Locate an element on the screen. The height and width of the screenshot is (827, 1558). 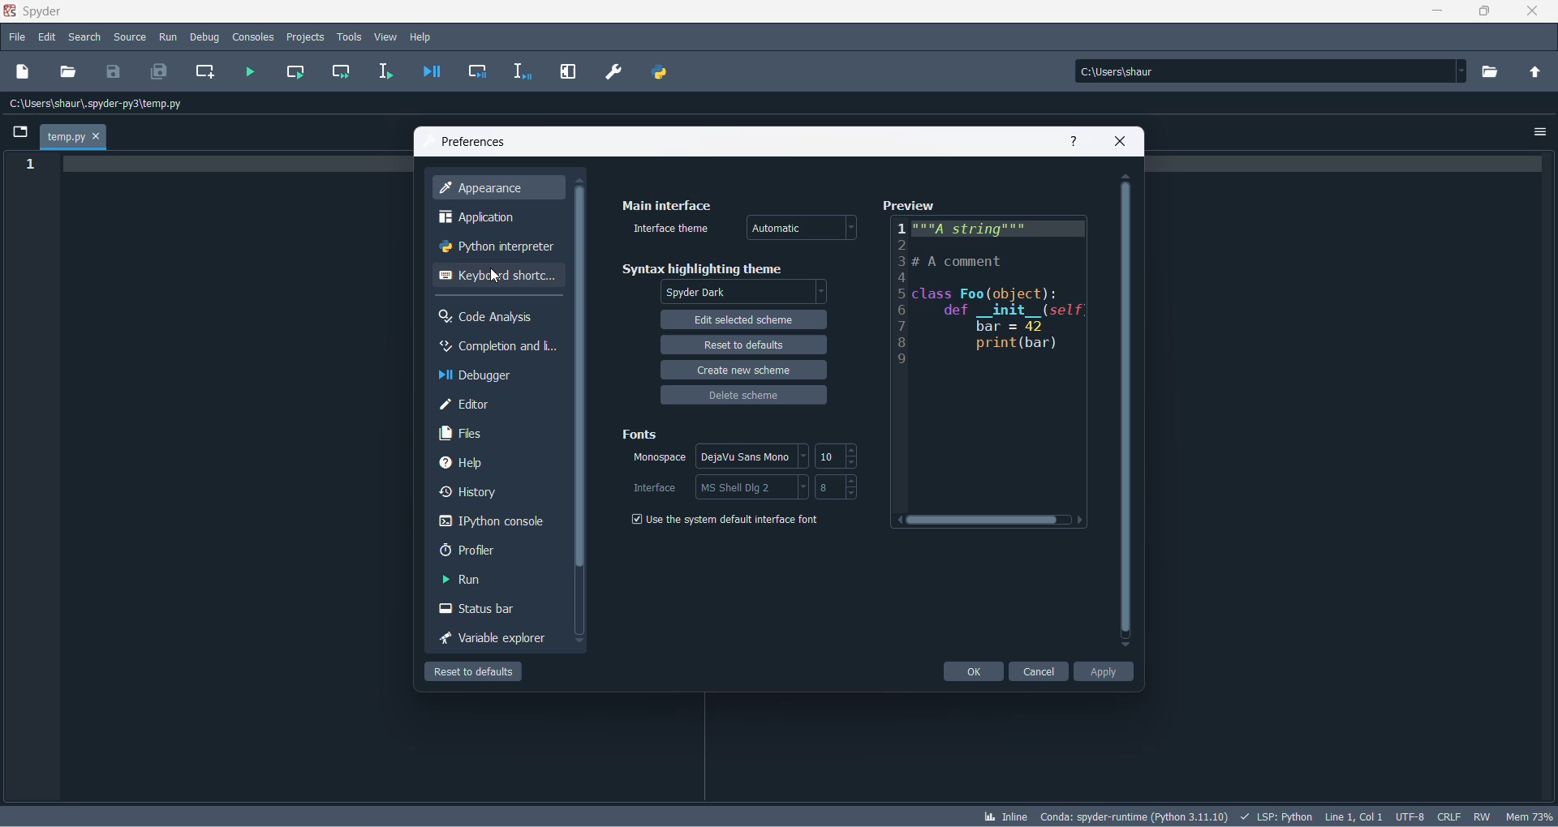
source is located at coordinates (127, 37).